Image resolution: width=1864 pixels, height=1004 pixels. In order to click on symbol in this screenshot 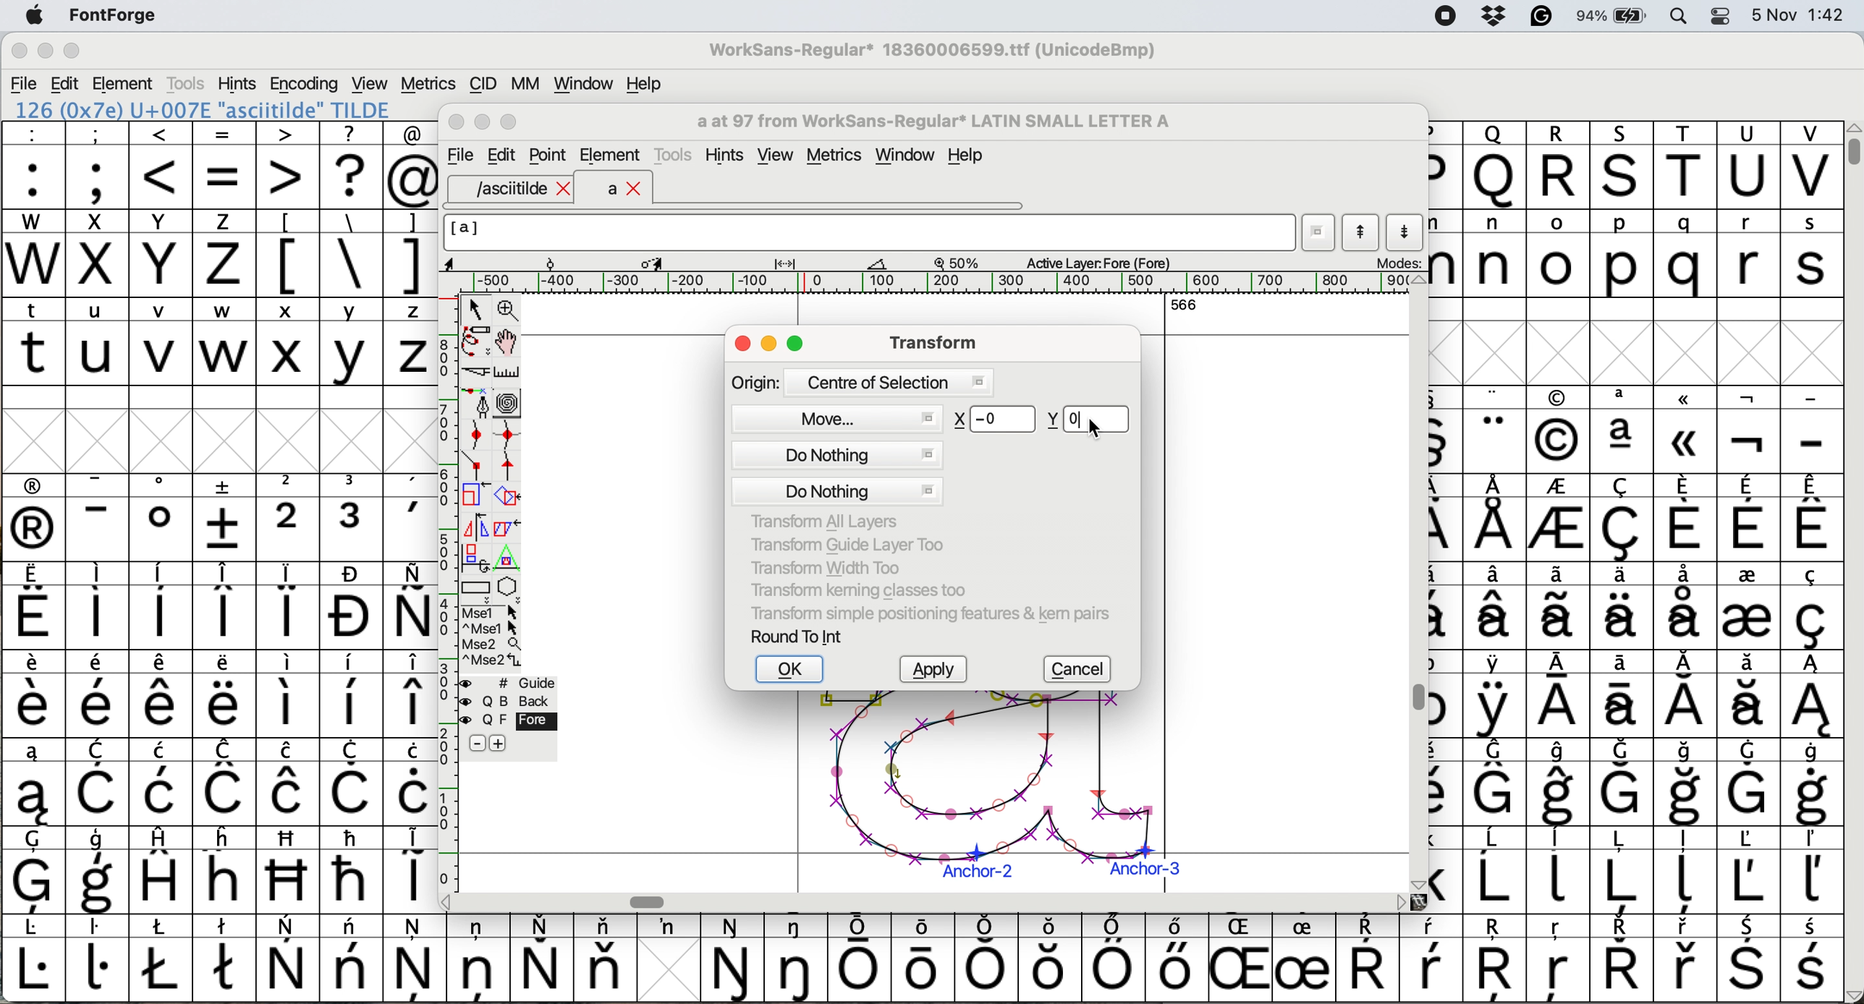, I will do `click(1685, 517)`.